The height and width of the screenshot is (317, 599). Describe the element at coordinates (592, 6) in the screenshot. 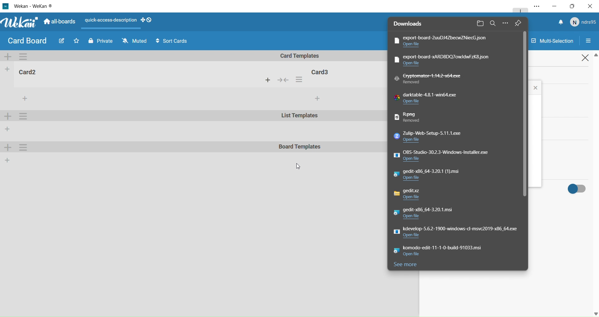

I see `close` at that location.